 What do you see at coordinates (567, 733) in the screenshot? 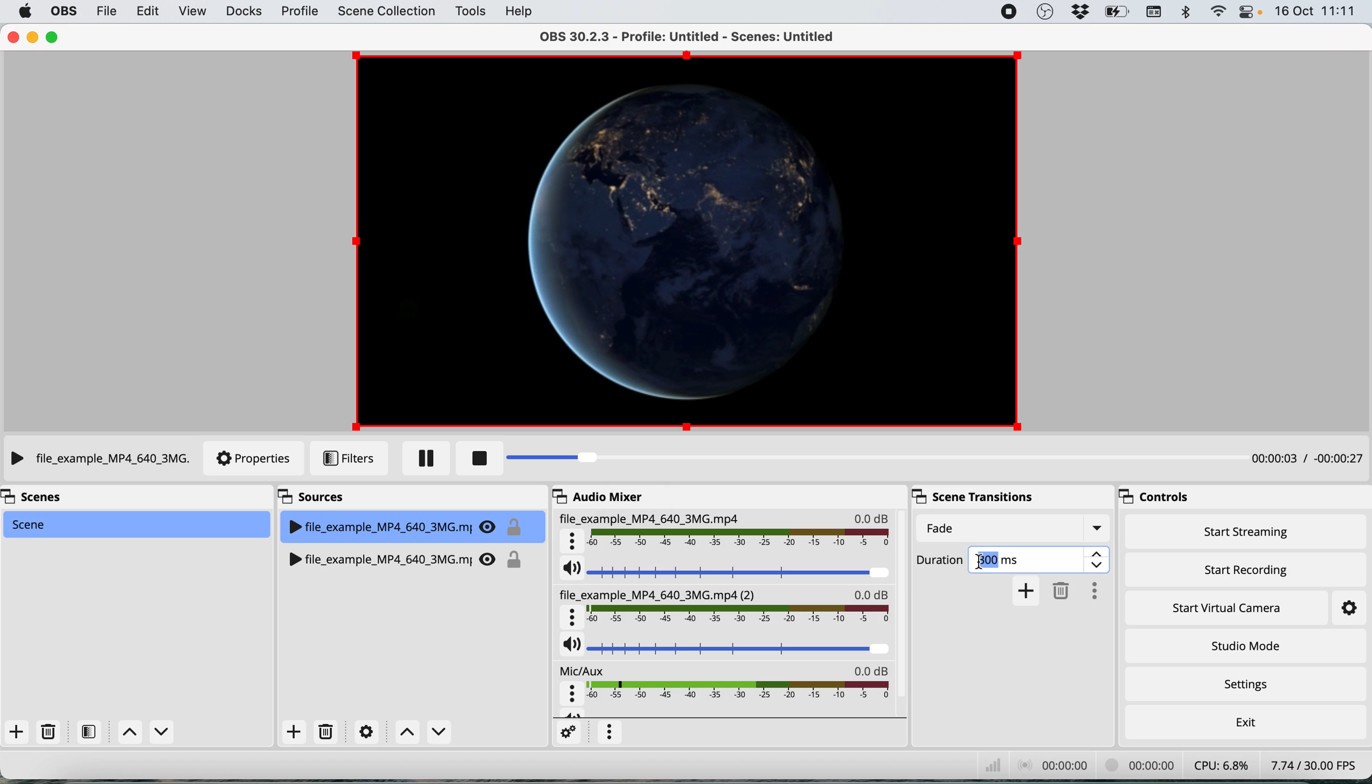
I see `settings` at bounding box center [567, 733].